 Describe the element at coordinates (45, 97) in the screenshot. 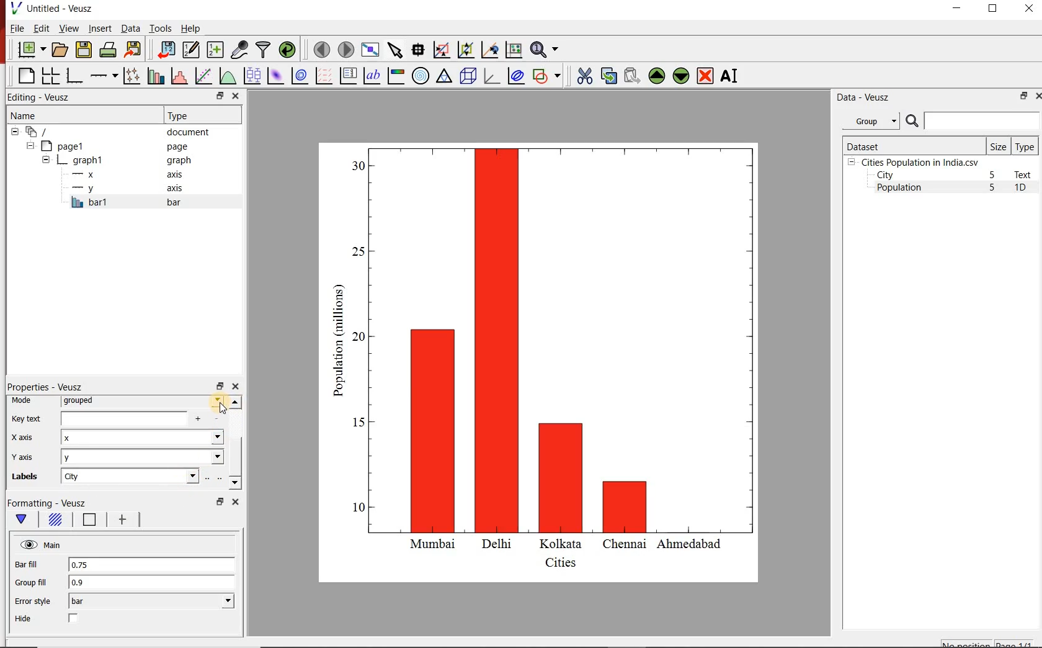

I see `Editing - Veusz` at that location.